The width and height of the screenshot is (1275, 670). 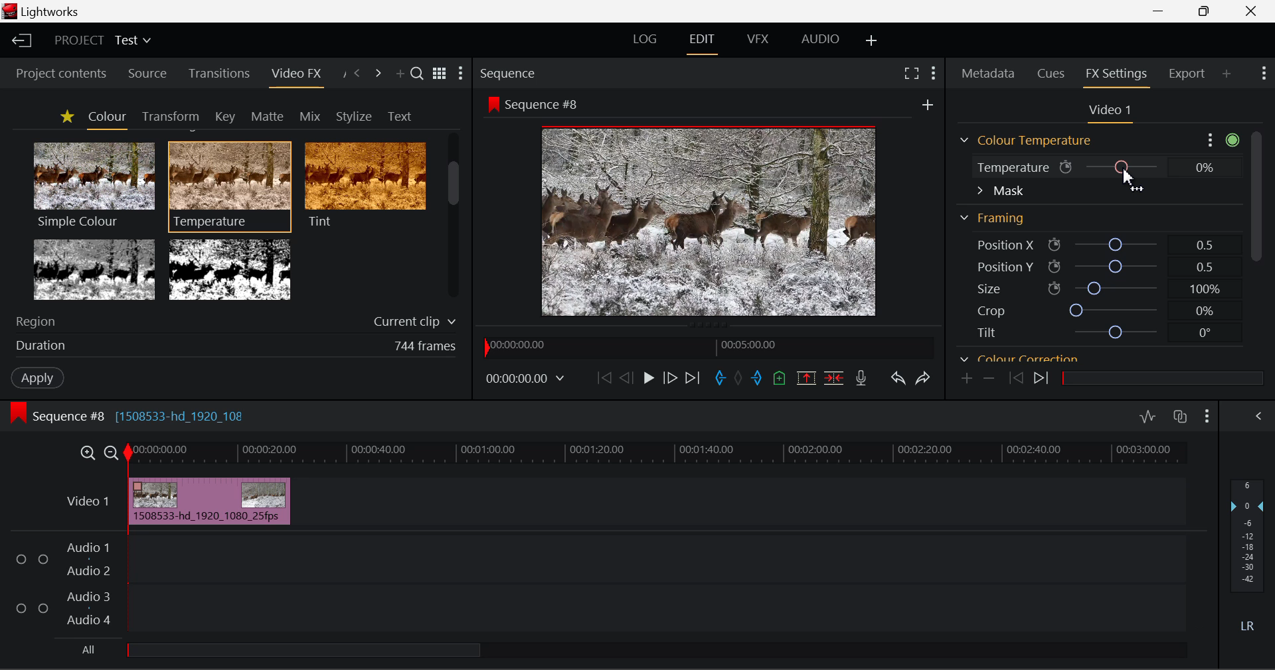 I want to click on Timeline Track, so click(x=659, y=454).